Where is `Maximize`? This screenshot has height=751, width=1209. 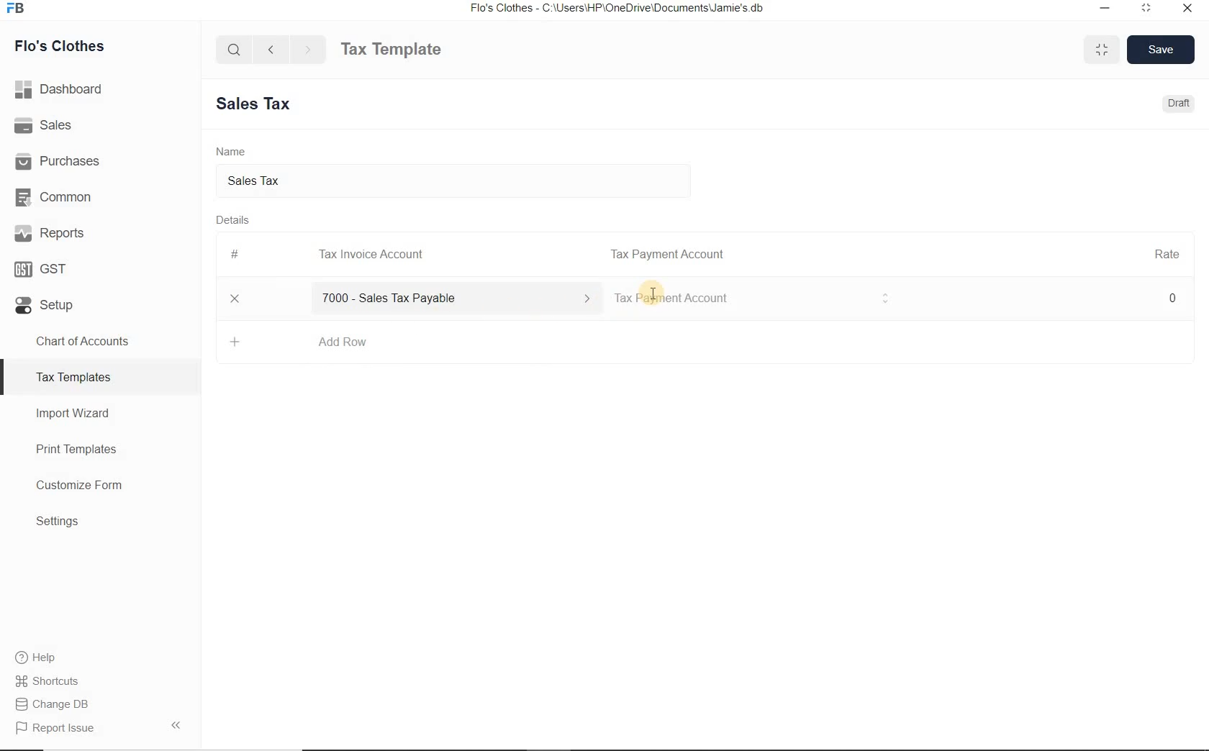 Maximize is located at coordinates (1102, 49).